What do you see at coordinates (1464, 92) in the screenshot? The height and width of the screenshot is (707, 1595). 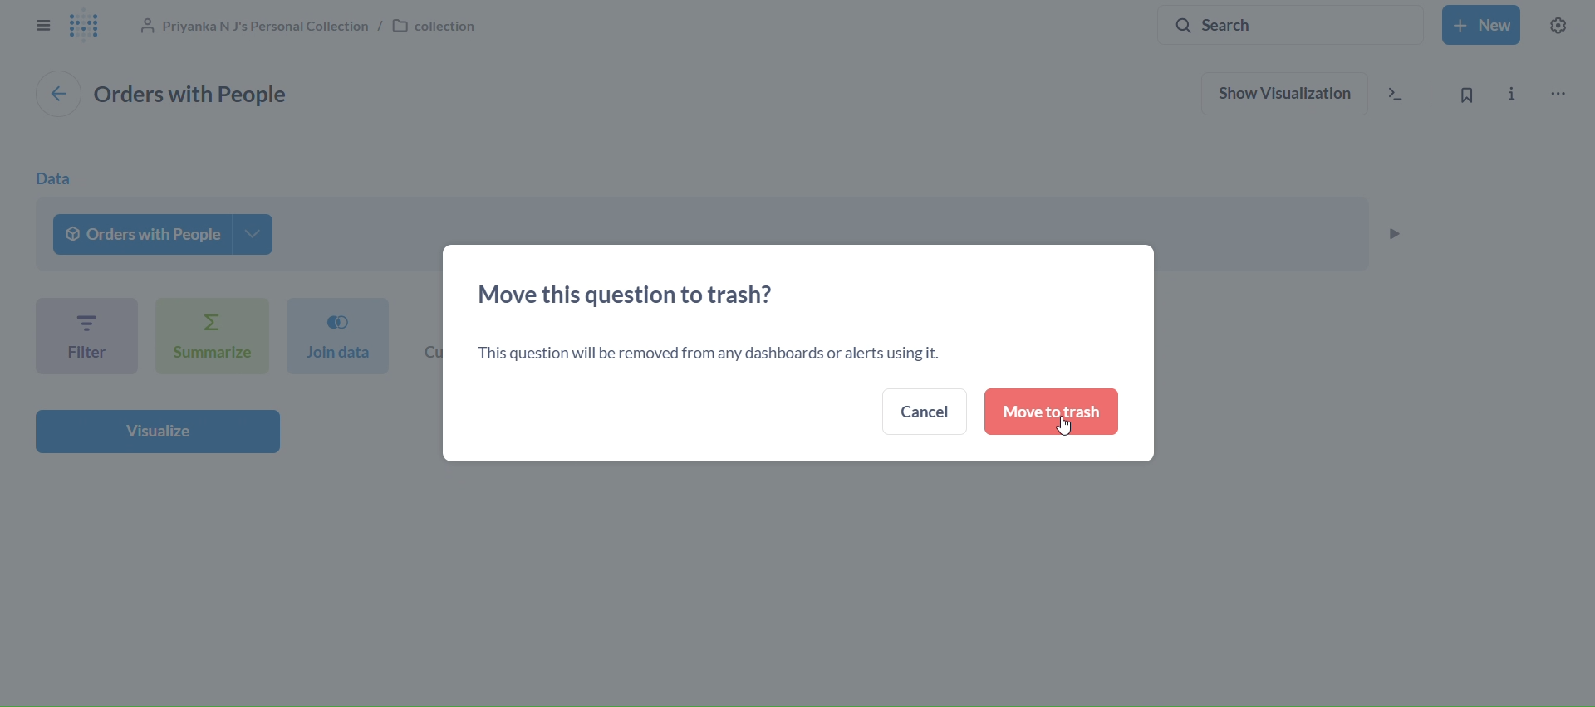 I see `bookmark` at bounding box center [1464, 92].